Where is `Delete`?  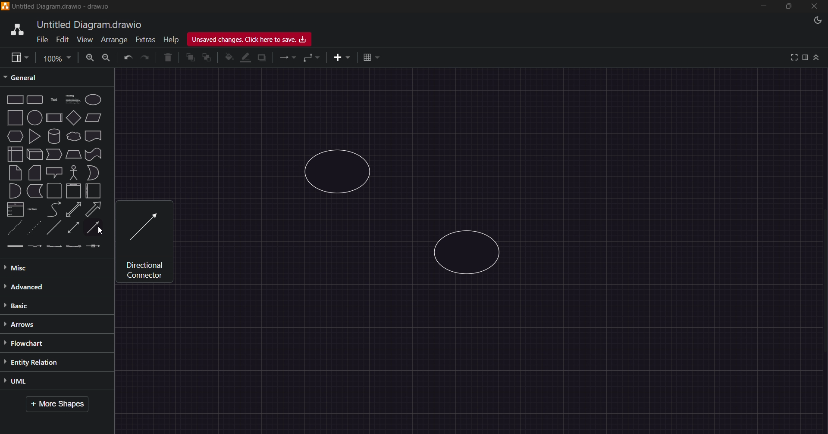
Delete is located at coordinates (166, 58).